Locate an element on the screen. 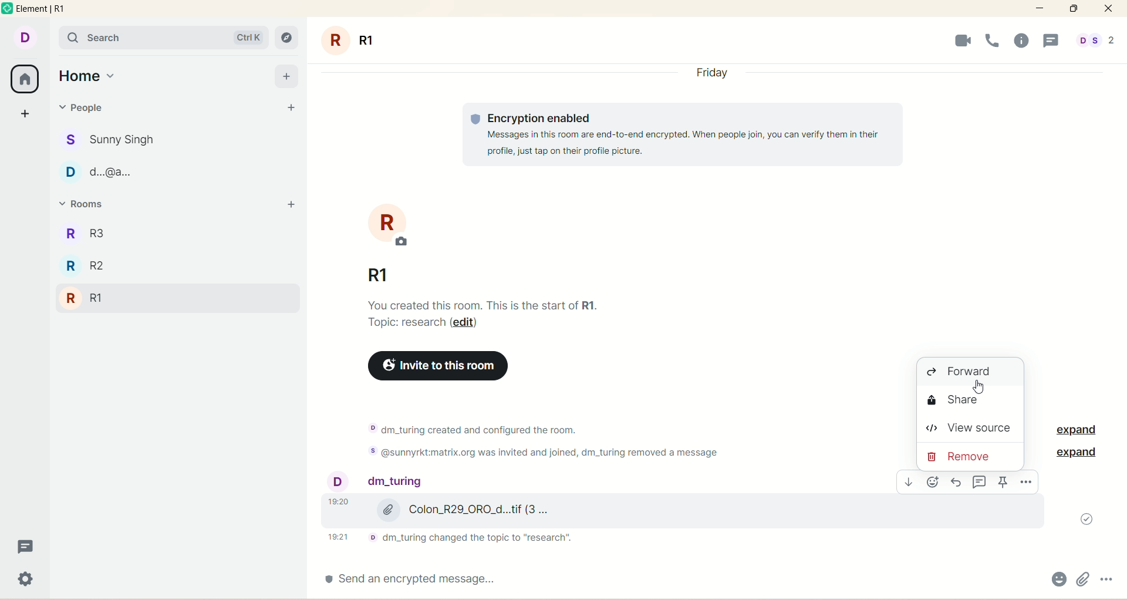 The height and width of the screenshot is (600, 1127). threads is located at coordinates (1051, 42).